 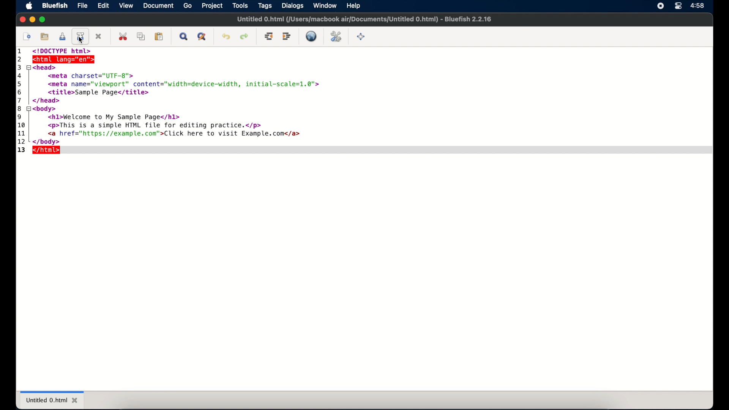 What do you see at coordinates (46, 142) in the screenshot?
I see `</body>` at bounding box center [46, 142].